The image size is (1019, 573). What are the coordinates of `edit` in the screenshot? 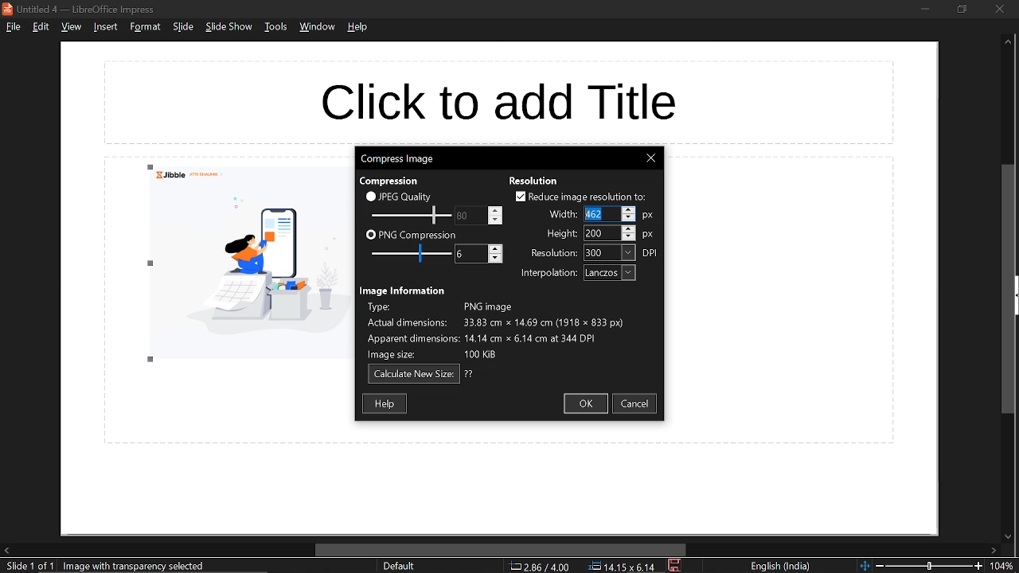 It's located at (42, 26).